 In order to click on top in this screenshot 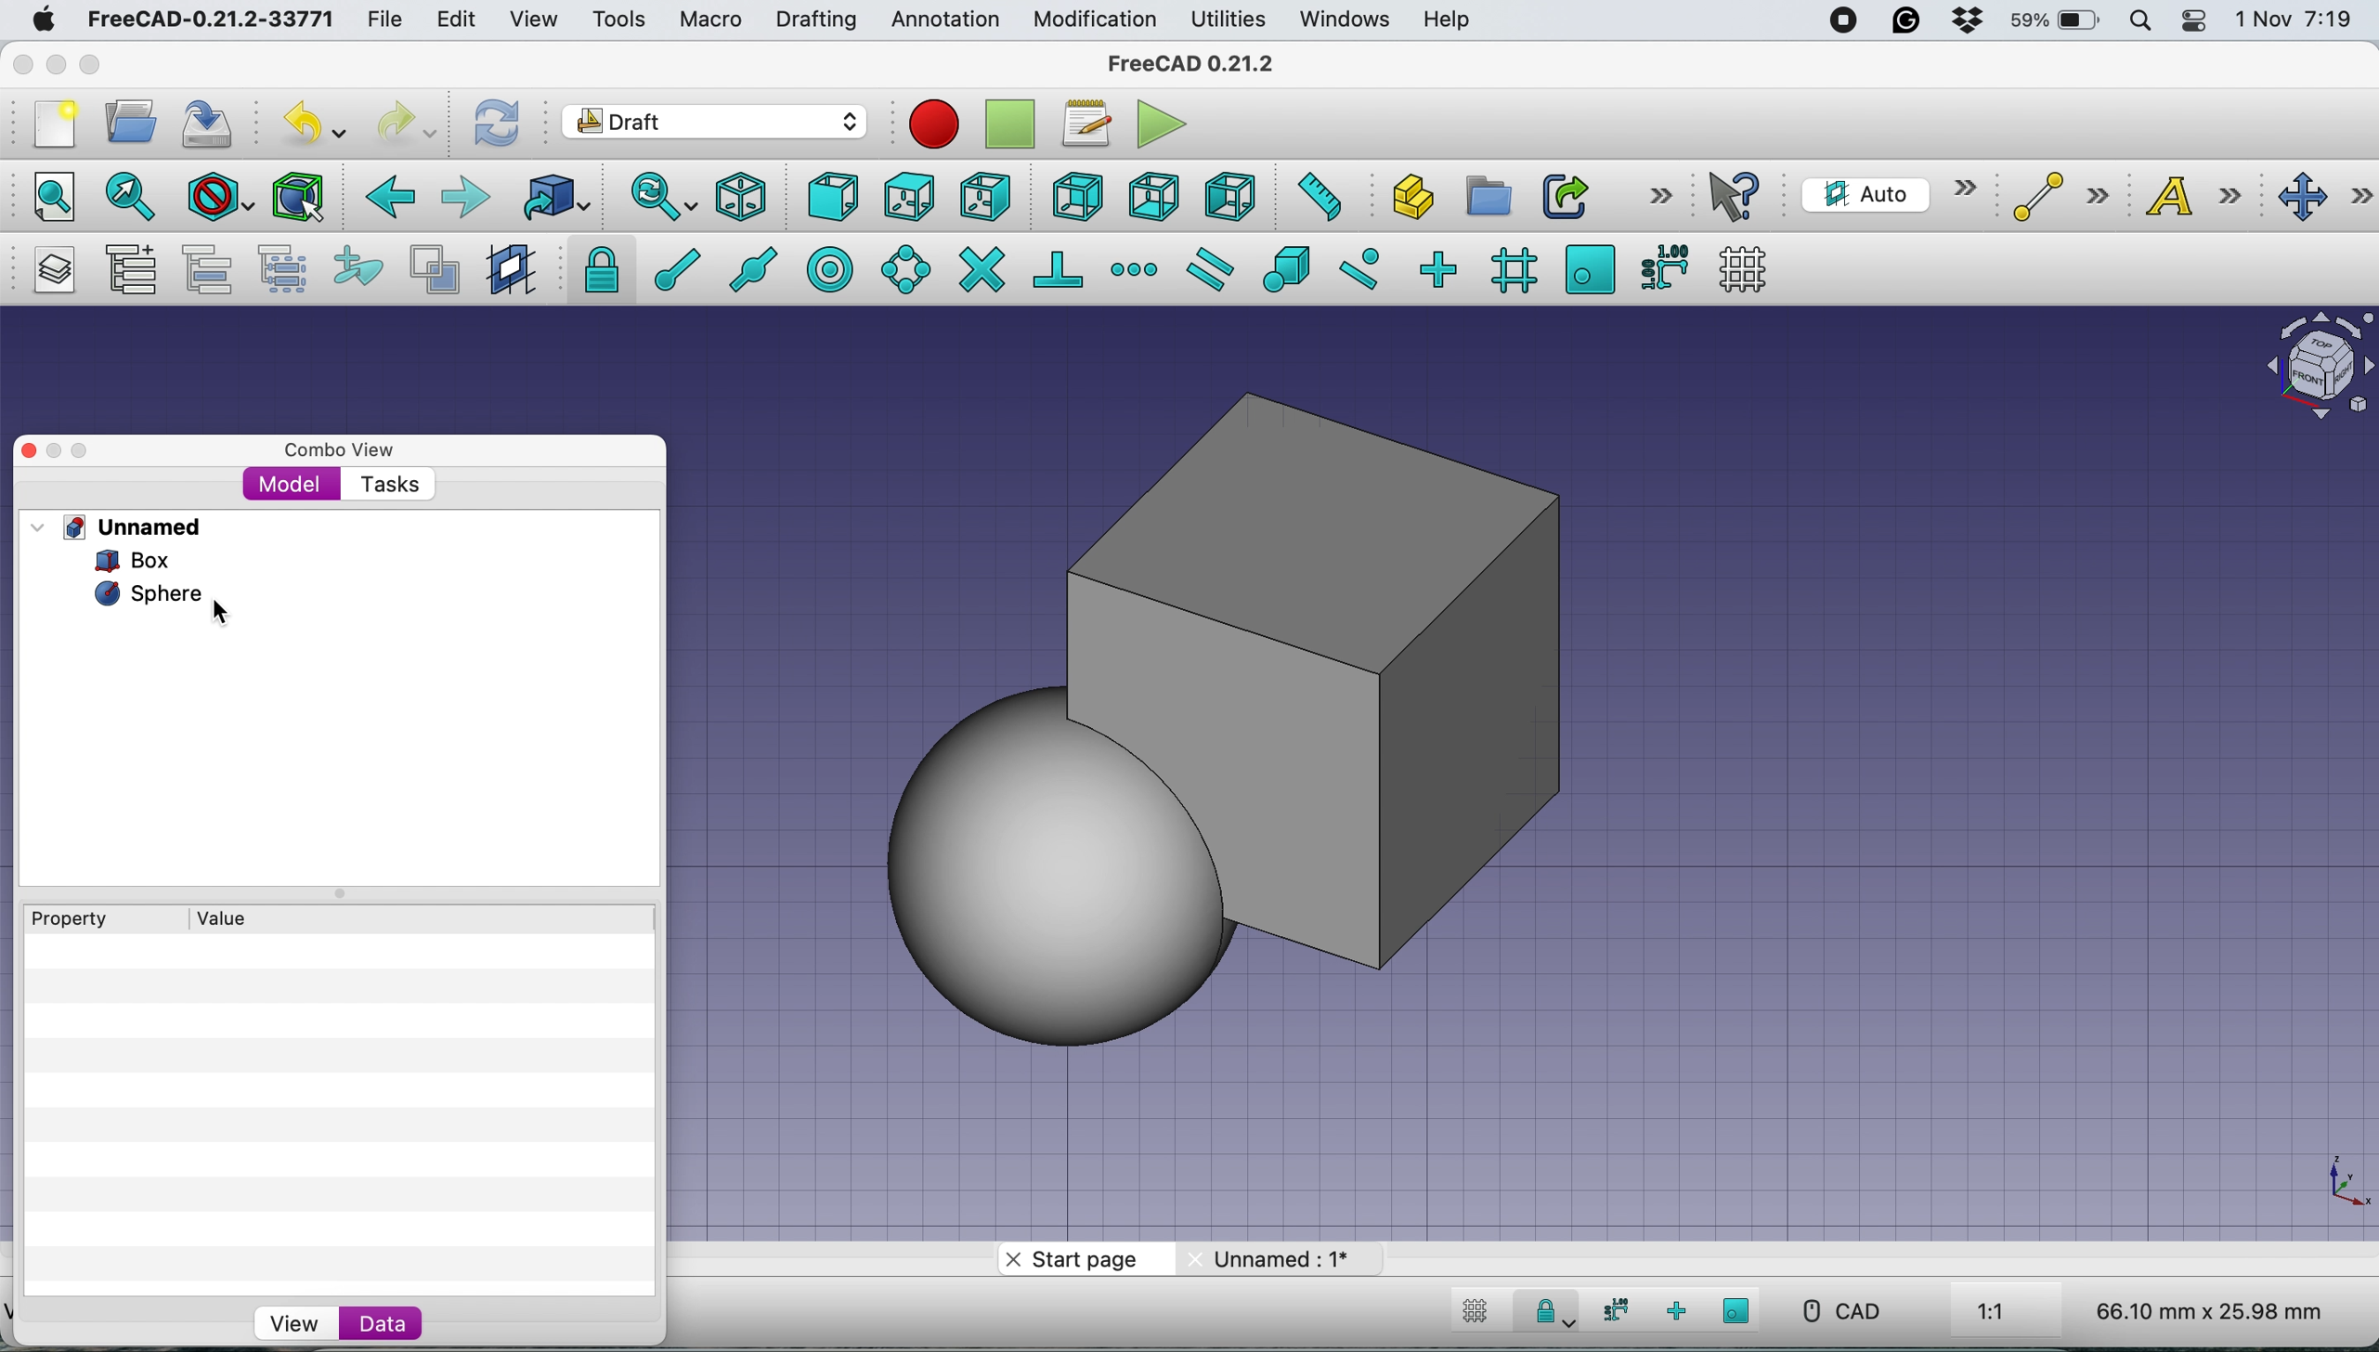, I will do `click(909, 194)`.